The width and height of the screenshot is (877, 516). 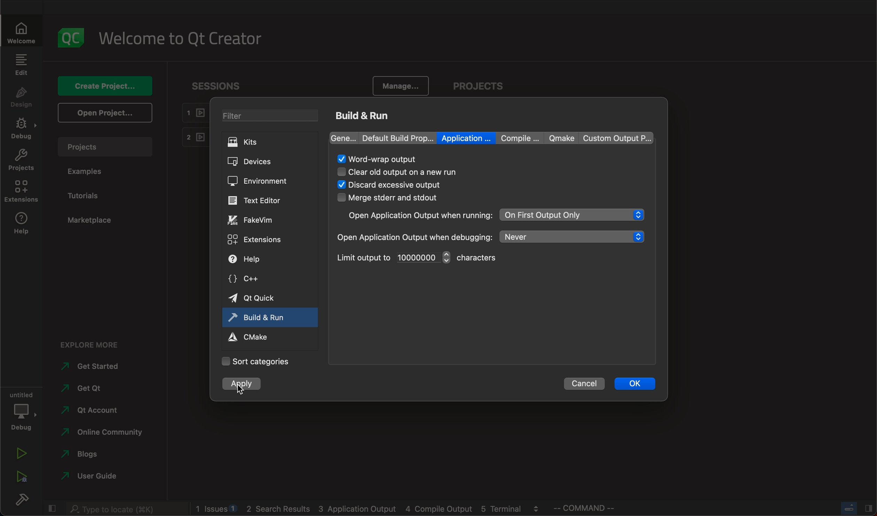 I want to click on sessions, so click(x=221, y=85).